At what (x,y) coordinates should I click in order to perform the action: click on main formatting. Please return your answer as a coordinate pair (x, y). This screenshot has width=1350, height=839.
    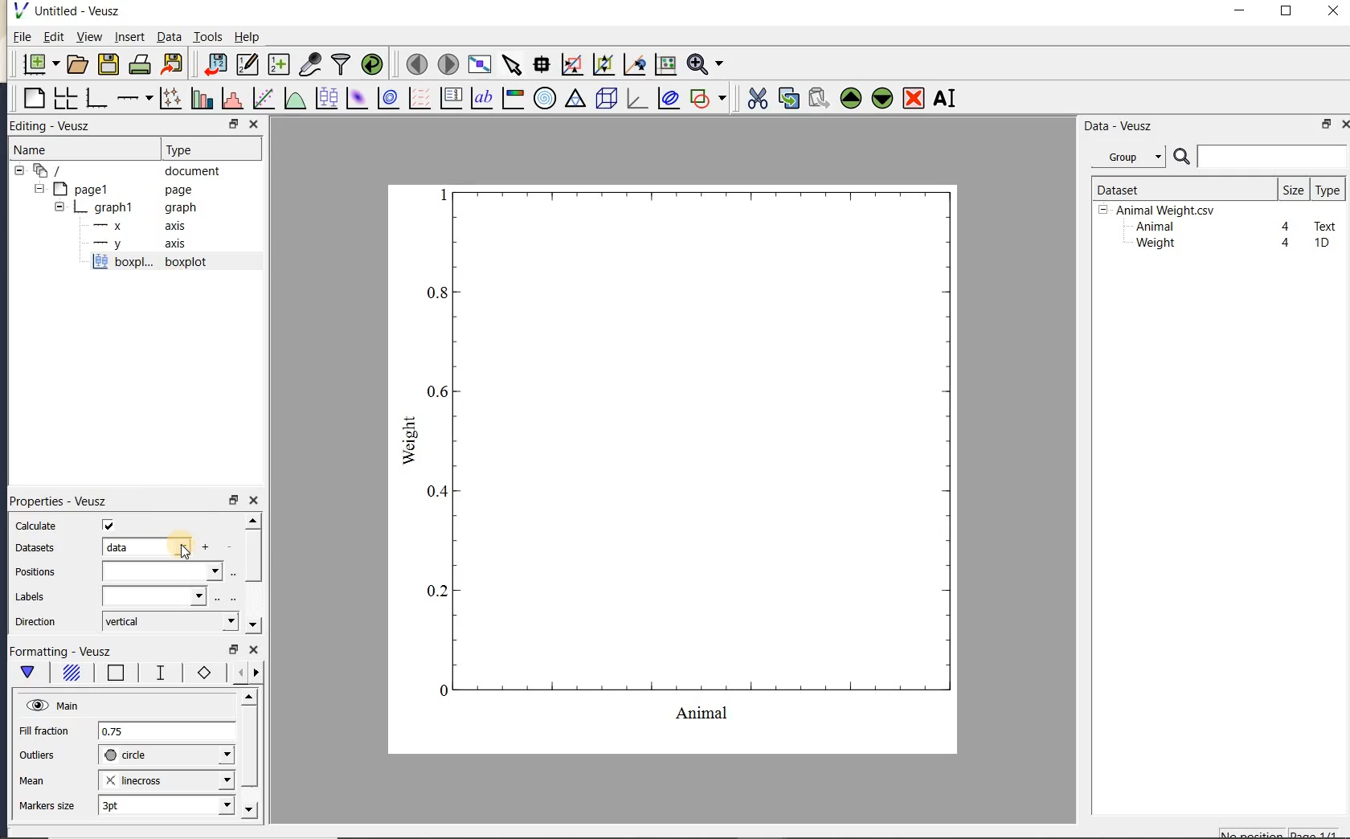
    Looking at the image, I should click on (27, 675).